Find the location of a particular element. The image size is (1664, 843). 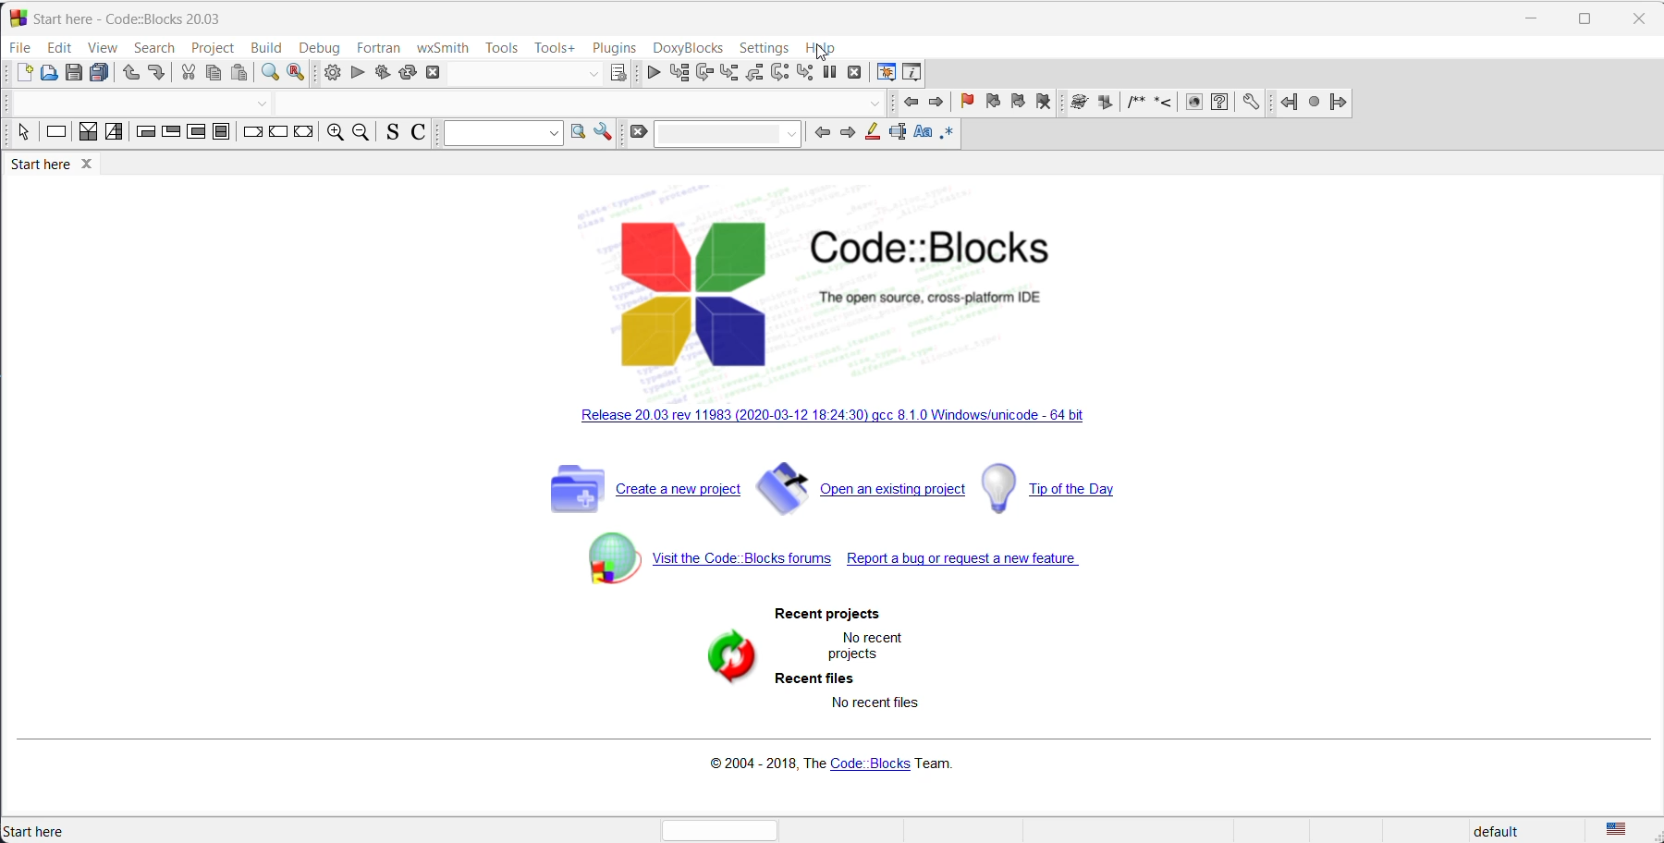

new file is located at coordinates (20, 75).